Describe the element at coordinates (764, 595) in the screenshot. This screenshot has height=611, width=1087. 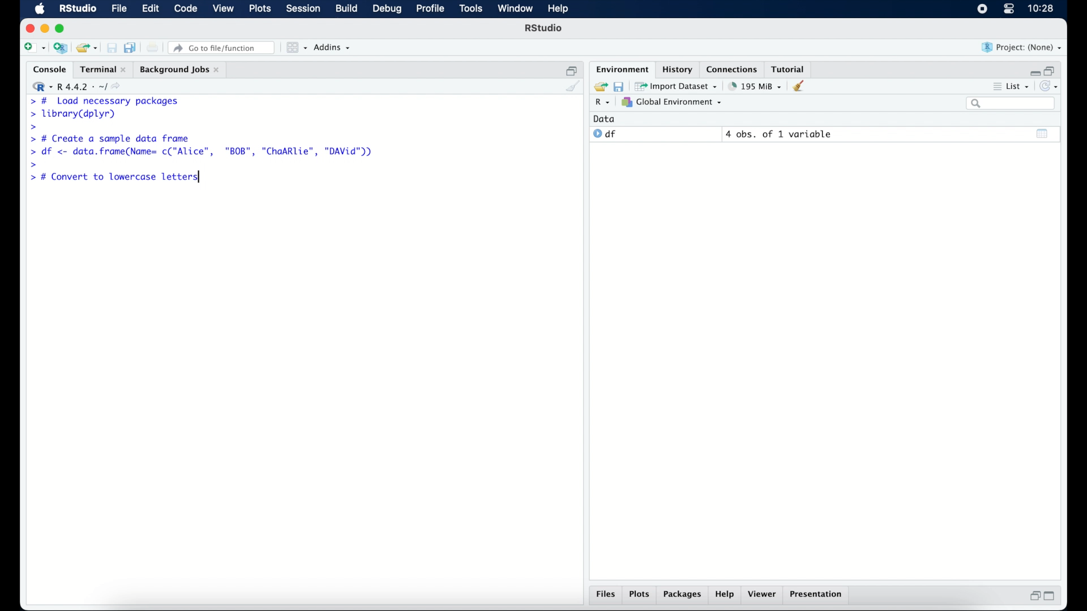
I see `viewer` at that location.